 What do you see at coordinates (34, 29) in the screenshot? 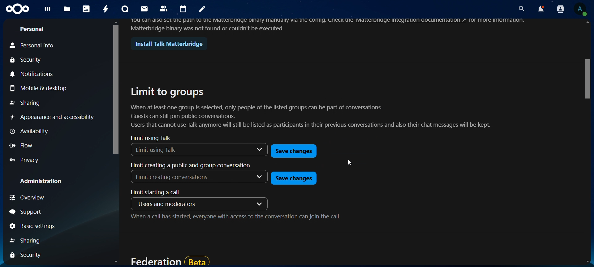
I see `personal` at bounding box center [34, 29].